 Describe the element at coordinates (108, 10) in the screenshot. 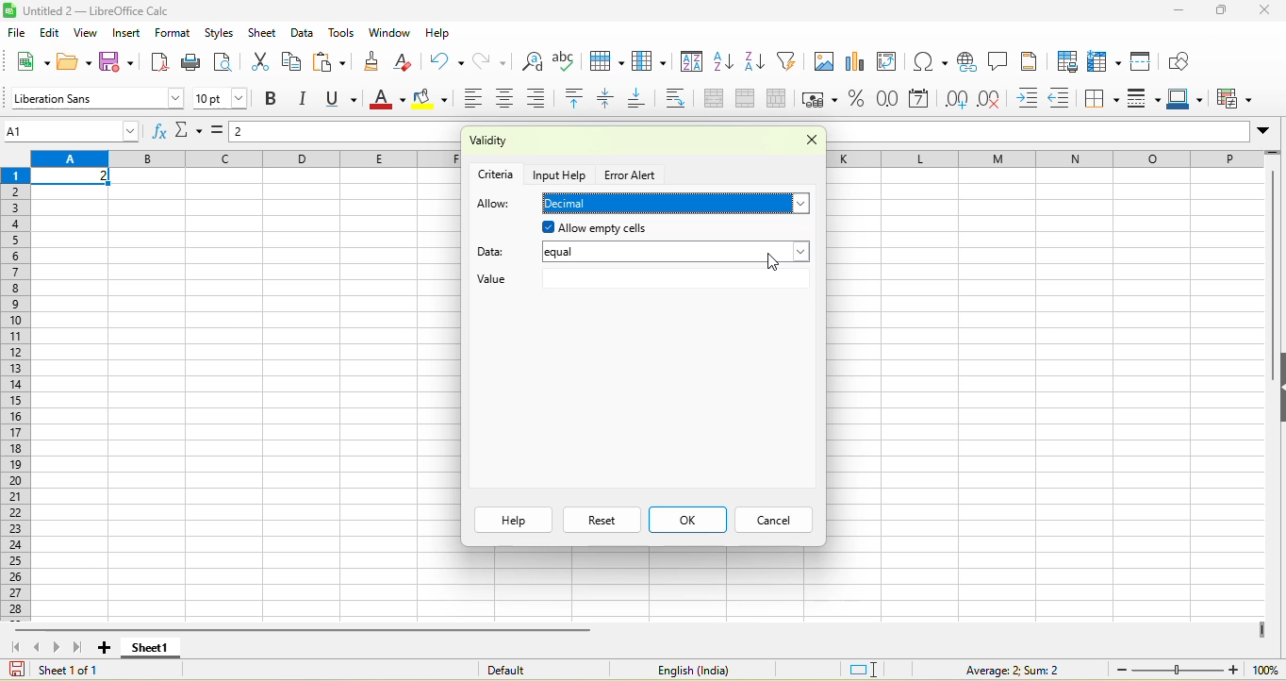

I see `untiteld2- libreoffice calc` at that location.